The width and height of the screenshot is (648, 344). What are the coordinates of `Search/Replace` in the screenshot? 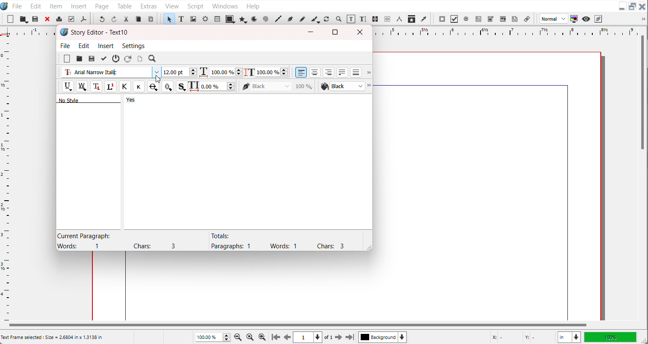 It's located at (153, 59).